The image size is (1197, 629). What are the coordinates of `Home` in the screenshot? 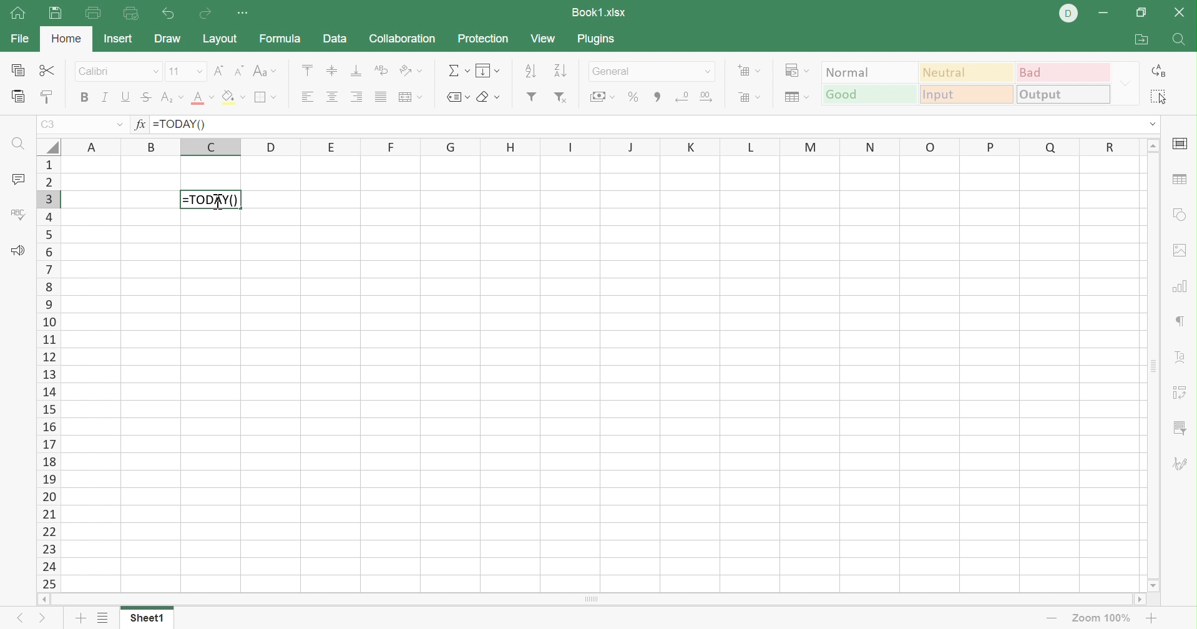 It's located at (17, 14).